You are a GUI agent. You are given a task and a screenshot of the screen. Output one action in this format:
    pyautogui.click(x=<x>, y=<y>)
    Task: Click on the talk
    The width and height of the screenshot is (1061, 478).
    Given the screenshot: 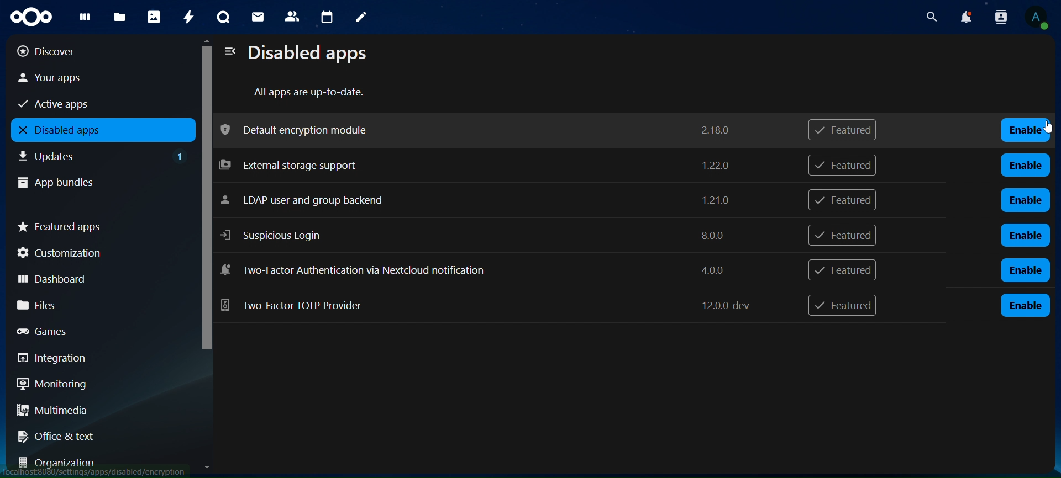 What is the action you would take?
    pyautogui.click(x=222, y=18)
    